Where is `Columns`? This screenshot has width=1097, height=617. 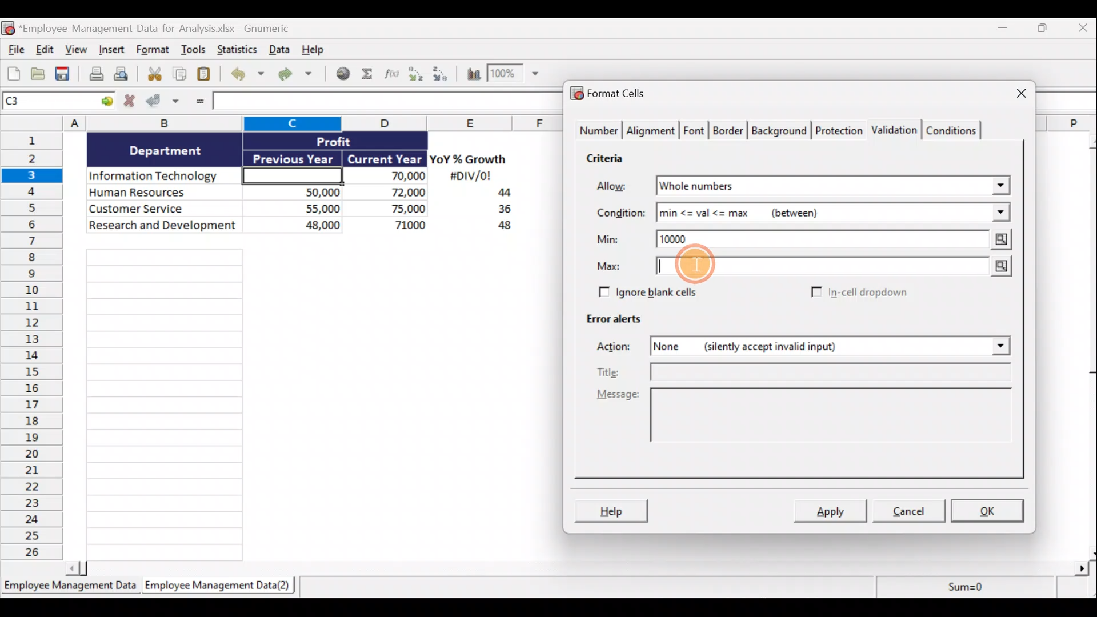
Columns is located at coordinates (286, 123).